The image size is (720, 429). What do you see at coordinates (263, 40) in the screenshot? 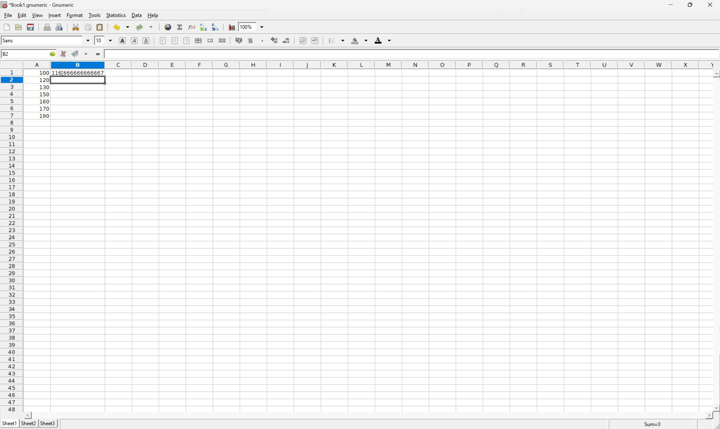
I see `Set the format of the selected cells to include a thousands separator` at bounding box center [263, 40].